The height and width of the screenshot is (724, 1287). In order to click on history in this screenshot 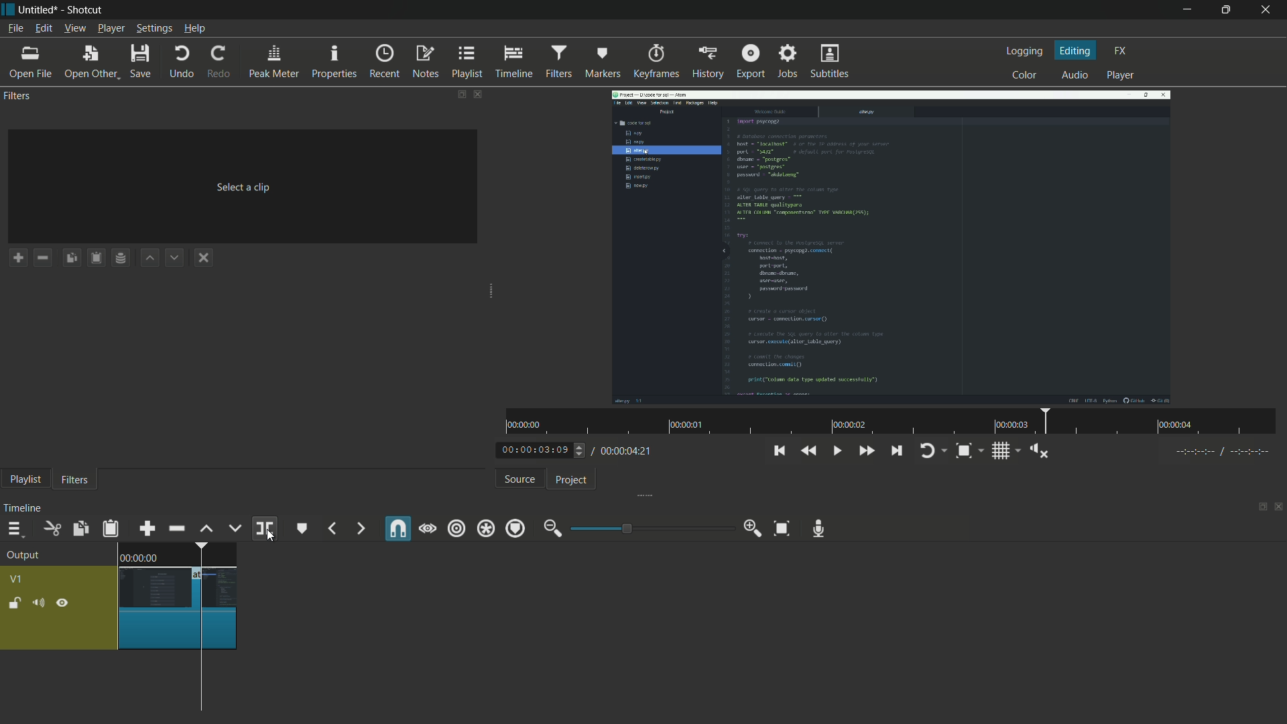, I will do `click(709, 62)`.